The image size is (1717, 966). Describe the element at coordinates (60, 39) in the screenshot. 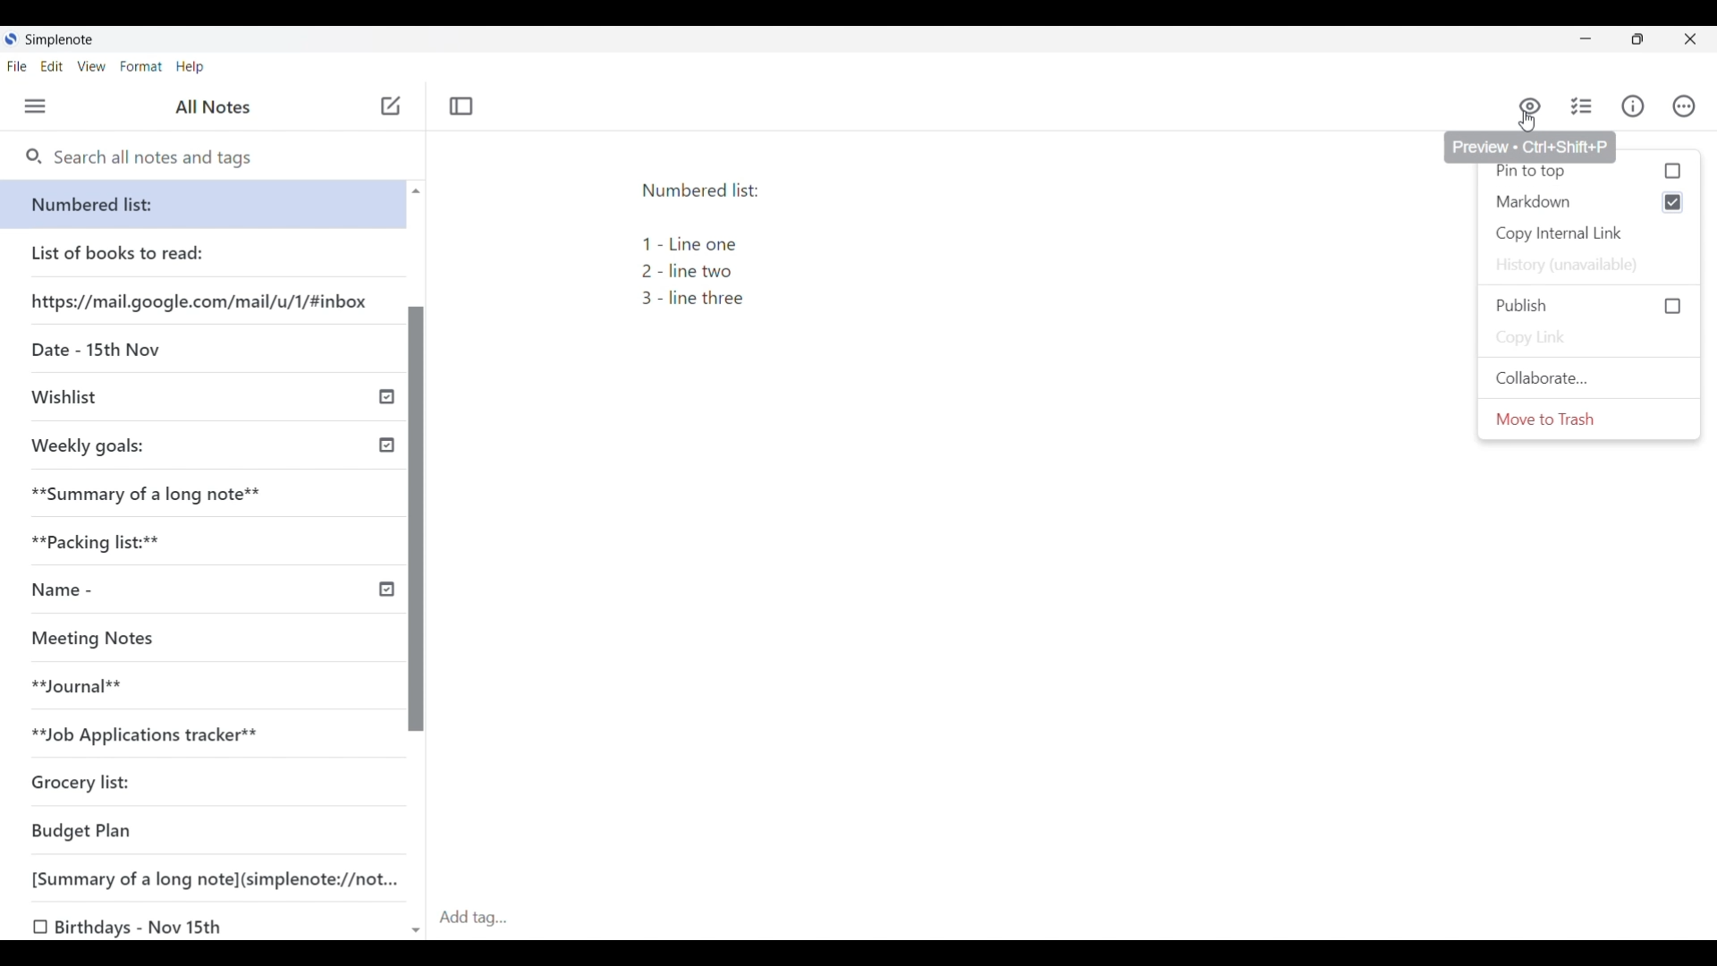

I see `Simplenote` at that location.